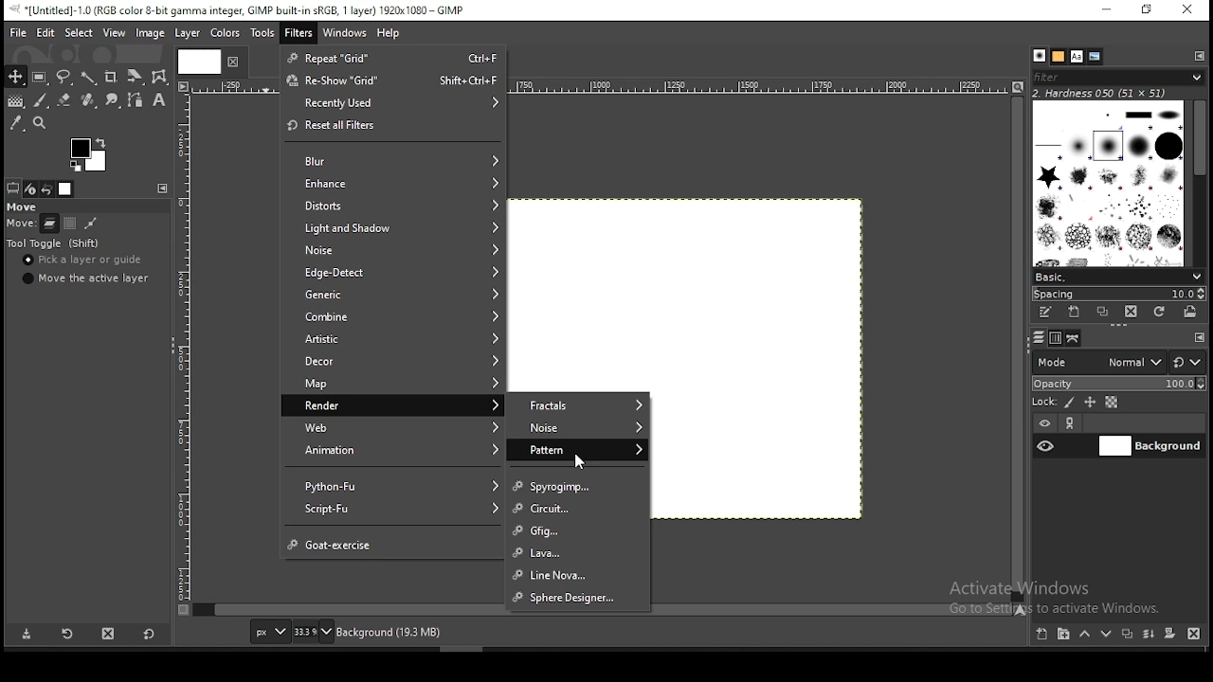 The width and height of the screenshot is (1213, 682). Describe the element at coordinates (116, 636) in the screenshot. I see `delete tool preset` at that location.